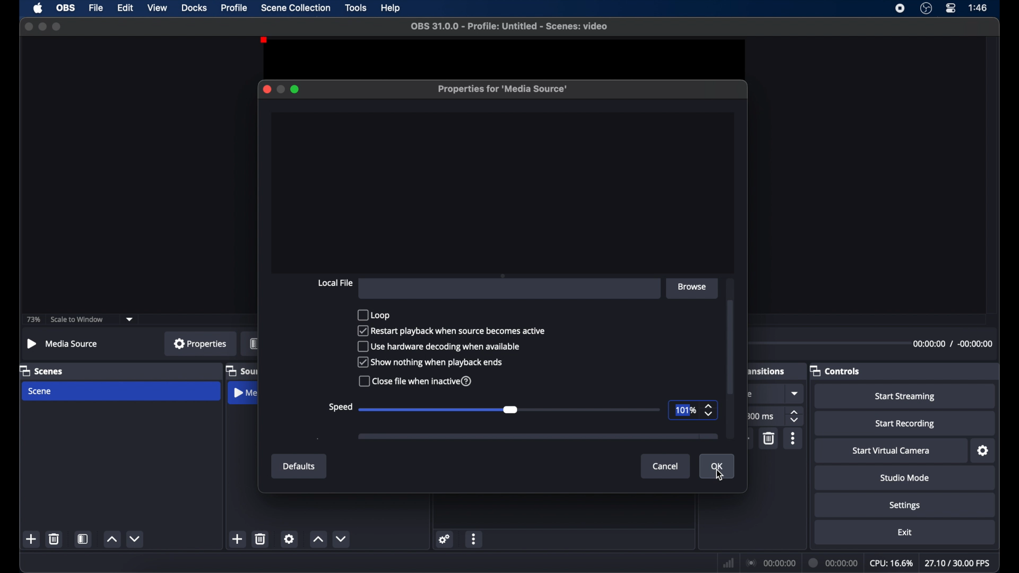  What do you see at coordinates (906, 424) in the screenshot?
I see `start recording` at bounding box center [906, 424].